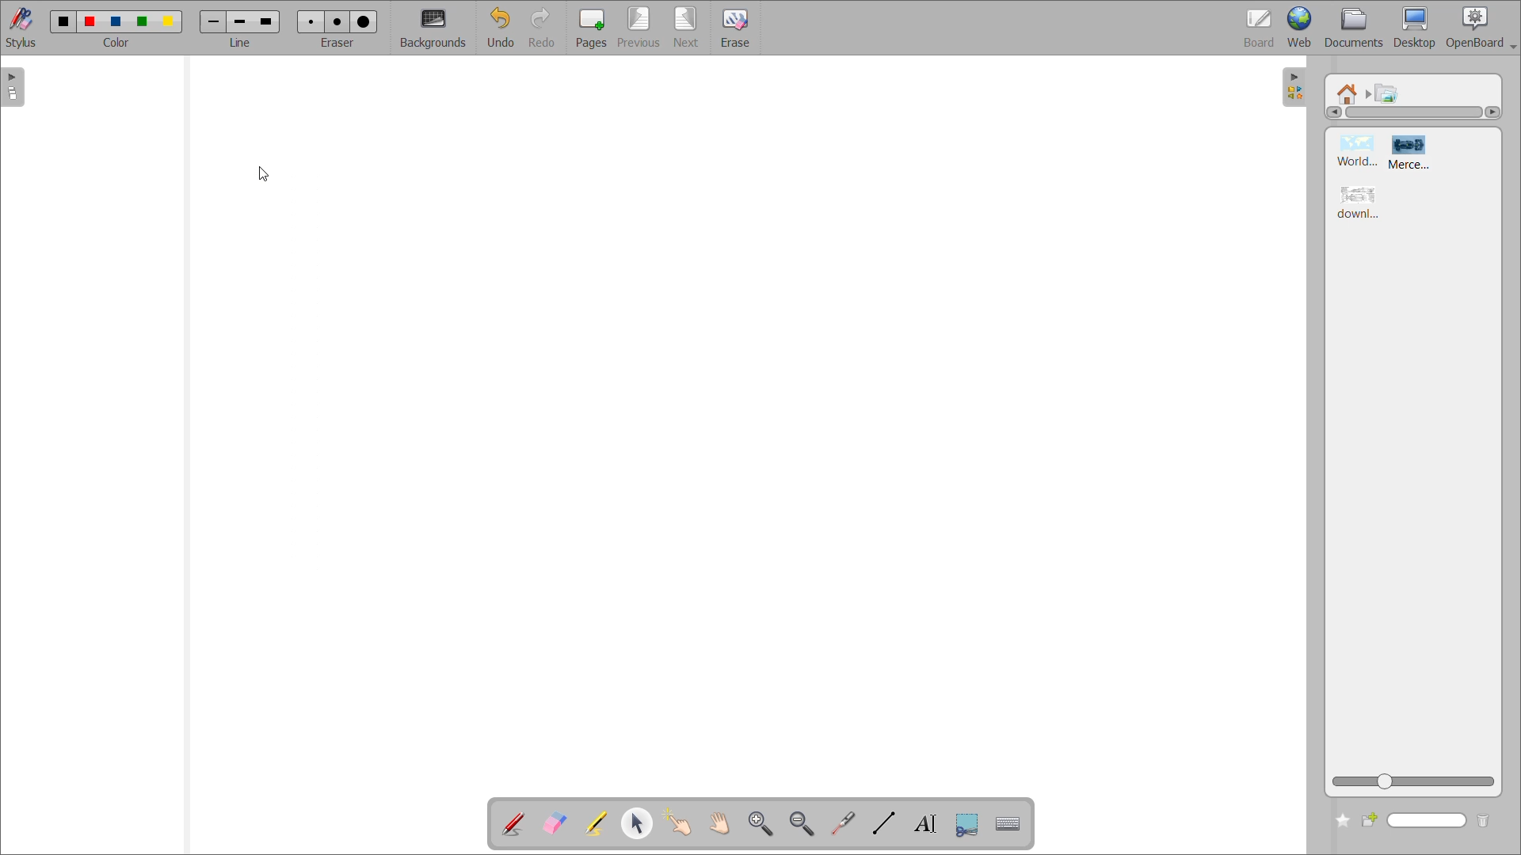 The width and height of the screenshot is (1521, 855). I want to click on image 3, so click(1360, 199).